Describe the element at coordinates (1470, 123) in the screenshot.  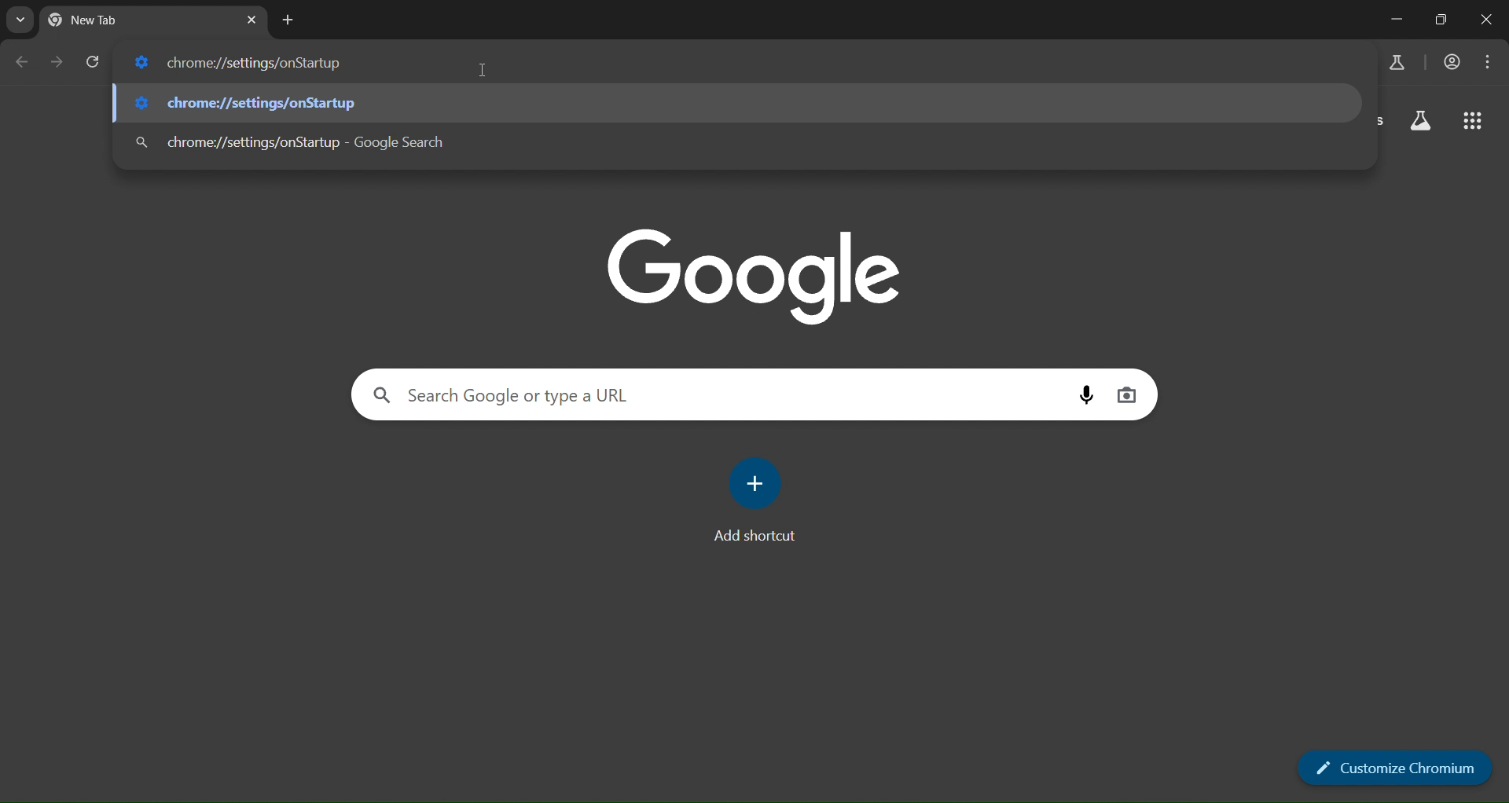
I see `google apps` at that location.